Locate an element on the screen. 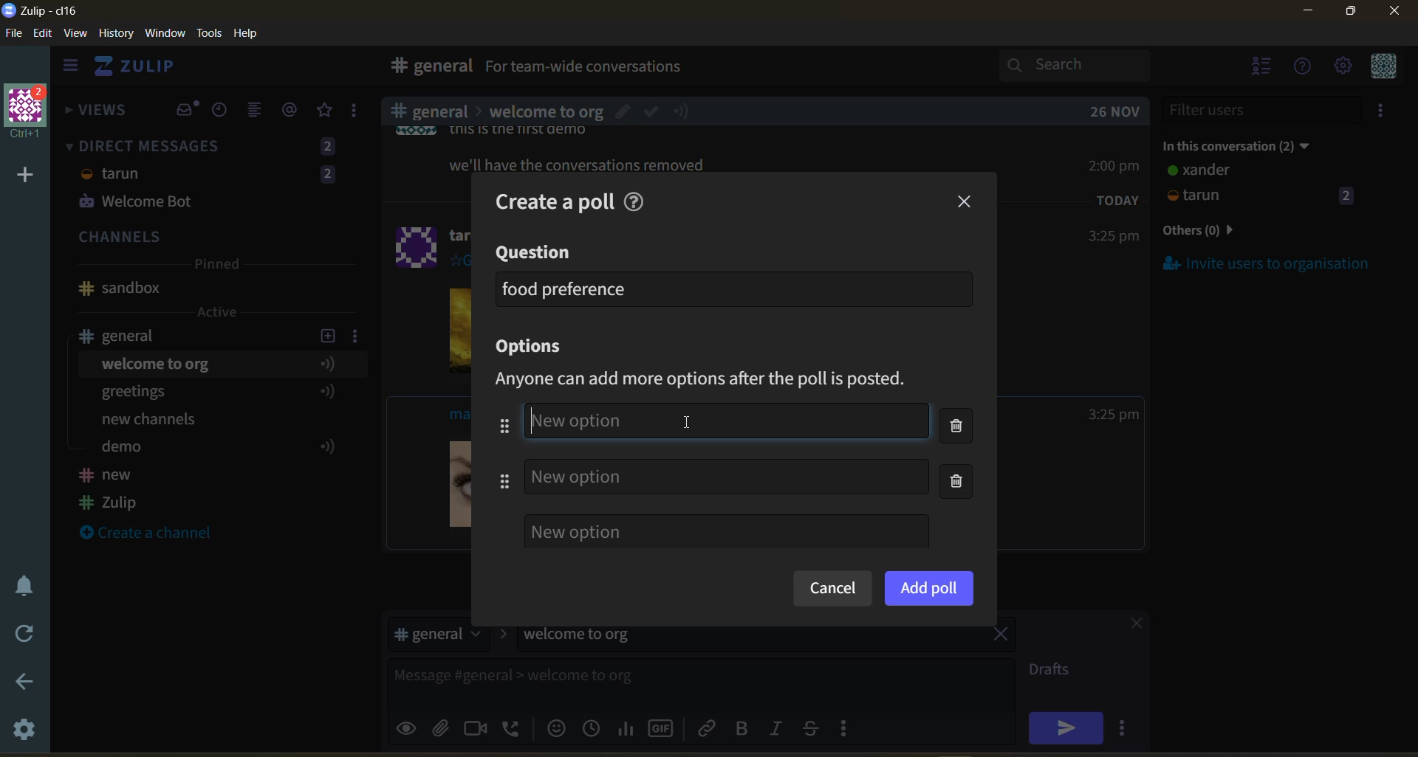   is located at coordinates (546, 108).